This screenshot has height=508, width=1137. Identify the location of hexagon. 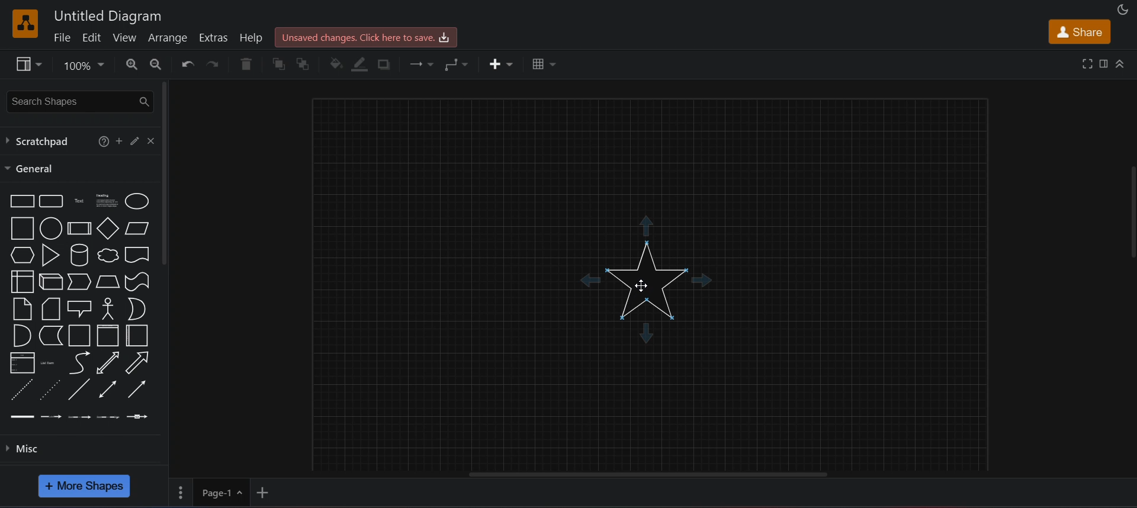
(20, 255).